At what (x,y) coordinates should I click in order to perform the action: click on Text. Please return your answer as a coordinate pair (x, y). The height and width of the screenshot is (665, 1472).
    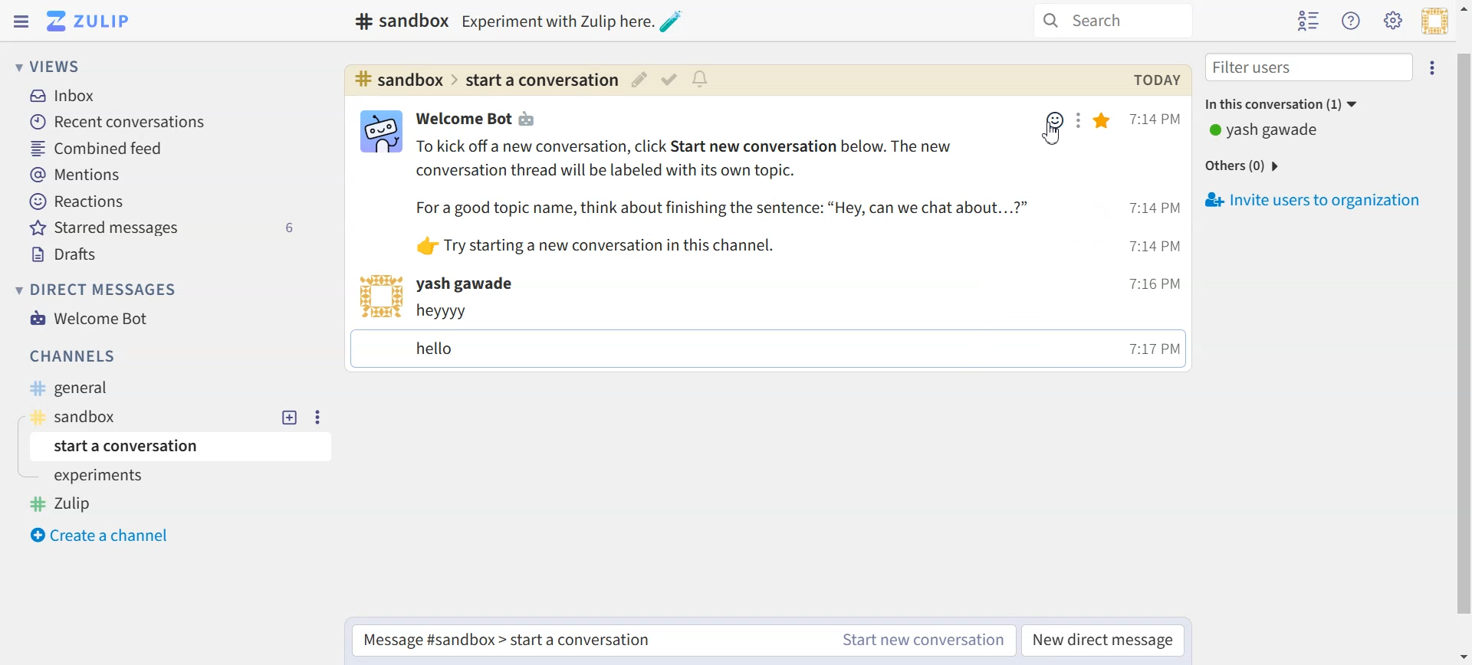
    Looking at the image, I should click on (398, 21).